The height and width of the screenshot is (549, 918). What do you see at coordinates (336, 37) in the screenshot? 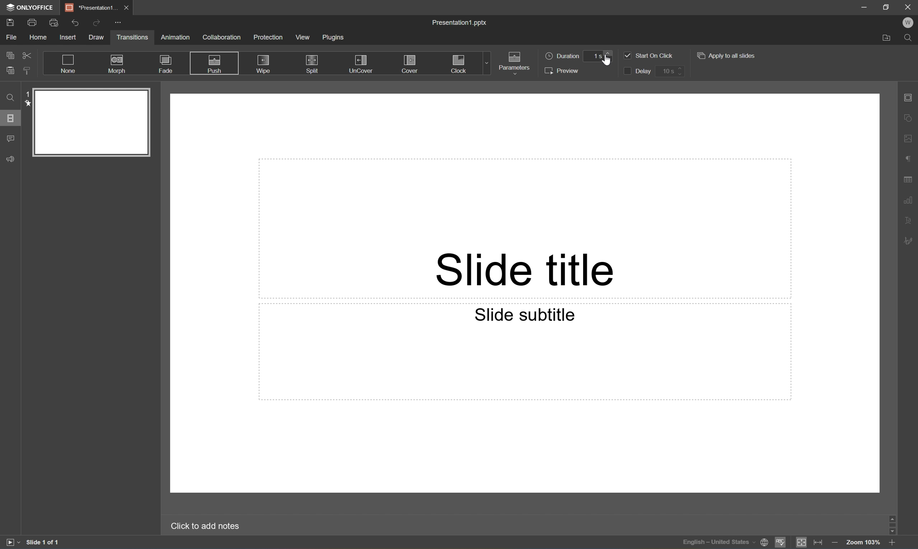
I see `Plugins` at bounding box center [336, 37].